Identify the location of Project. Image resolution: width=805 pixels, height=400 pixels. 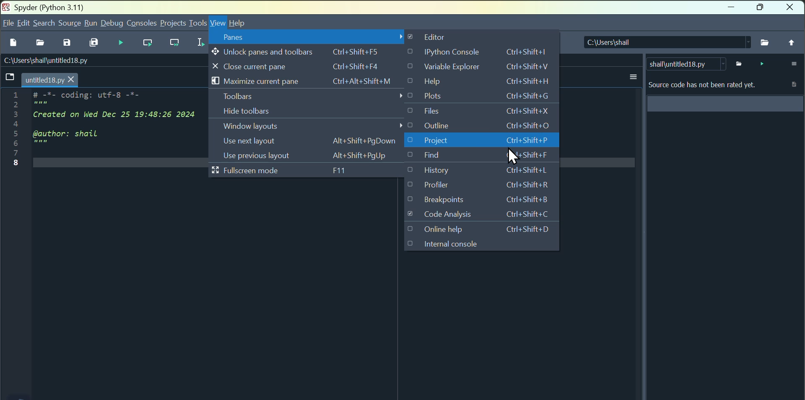
(174, 23).